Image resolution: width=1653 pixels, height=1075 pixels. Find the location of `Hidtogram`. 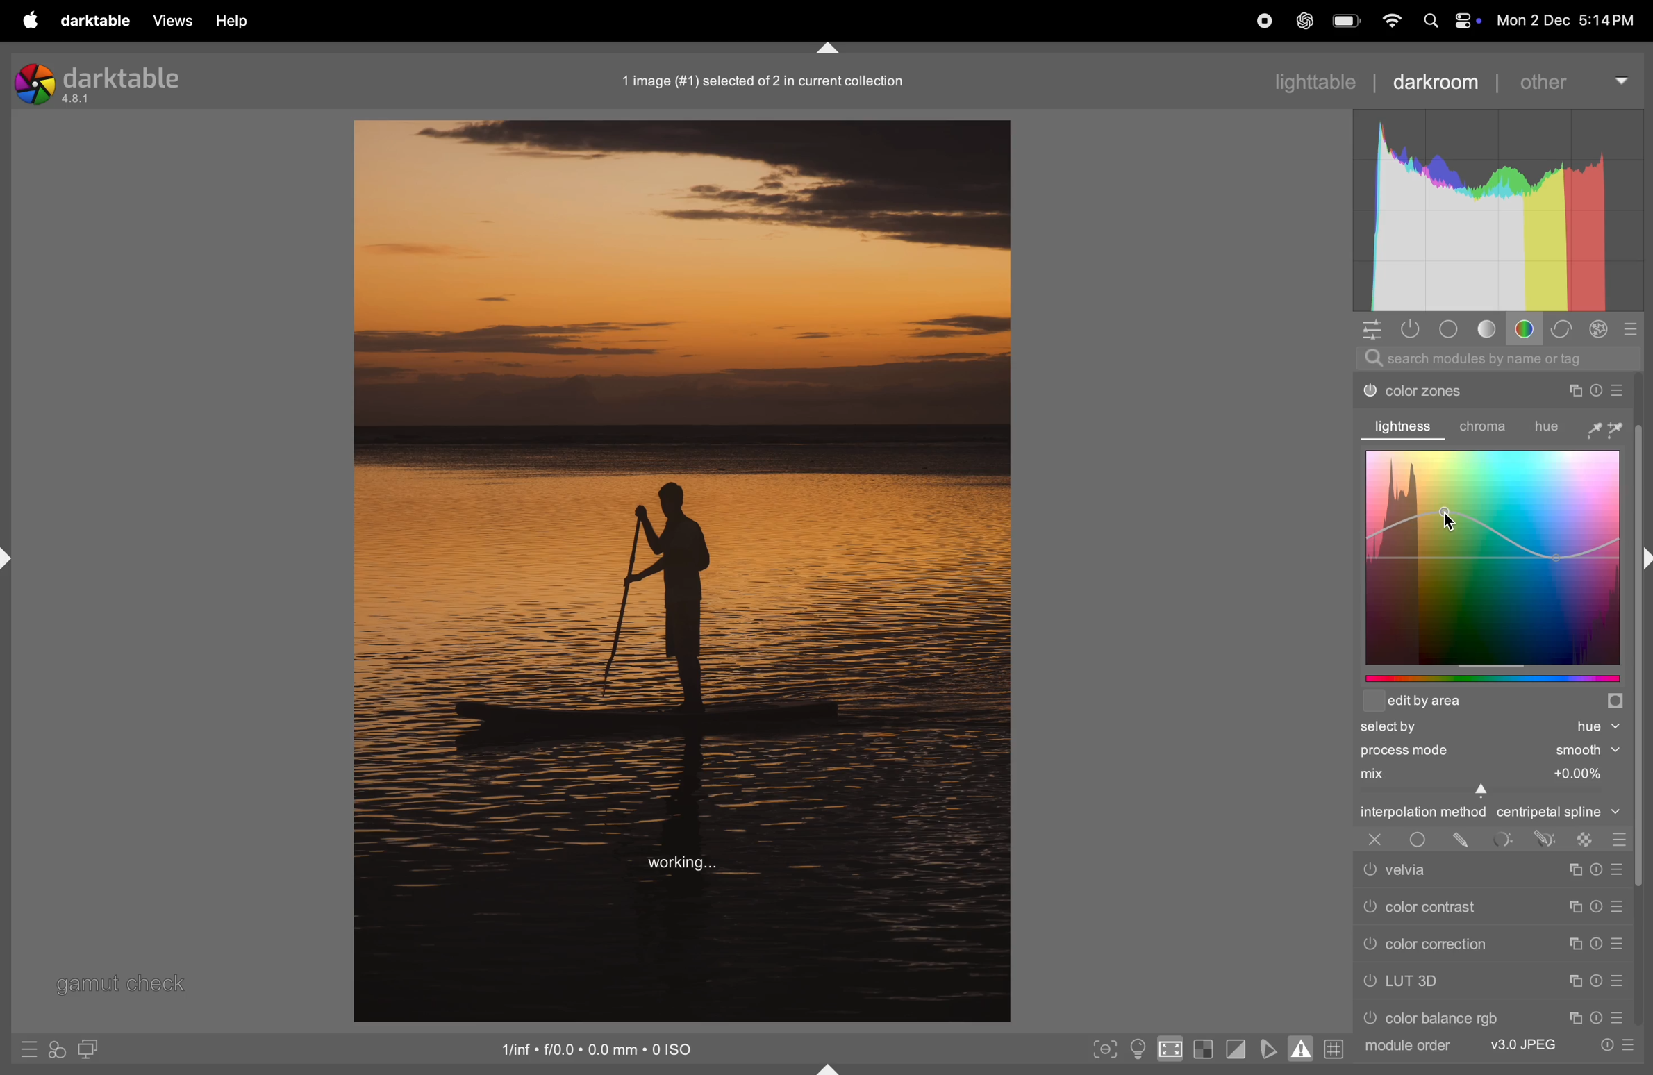

Hidtogram is located at coordinates (1502, 208).